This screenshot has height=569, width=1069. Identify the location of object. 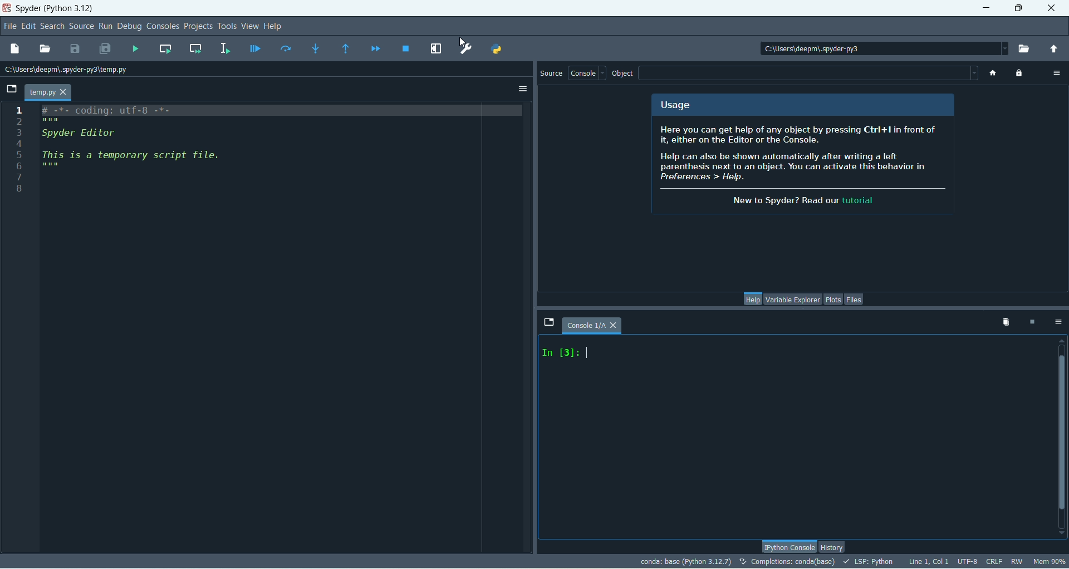
(624, 74).